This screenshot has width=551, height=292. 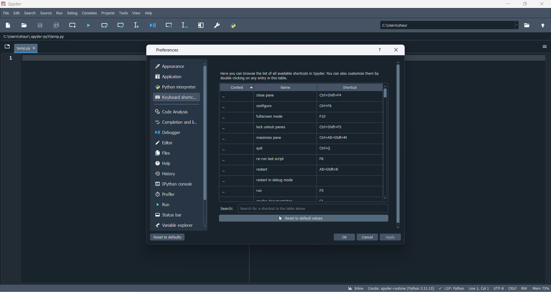 What do you see at coordinates (399, 229) in the screenshot?
I see `move down` at bounding box center [399, 229].